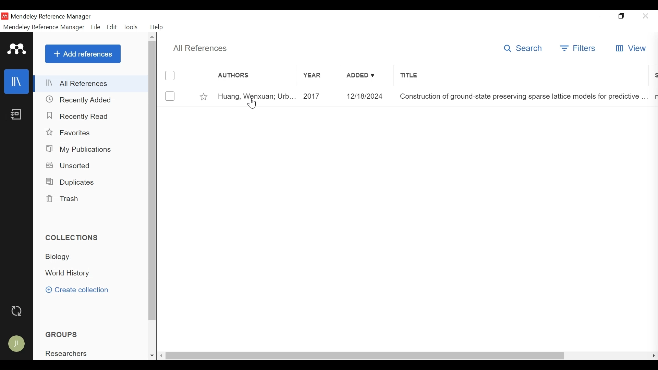  I want to click on Trash, so click(66, 199).